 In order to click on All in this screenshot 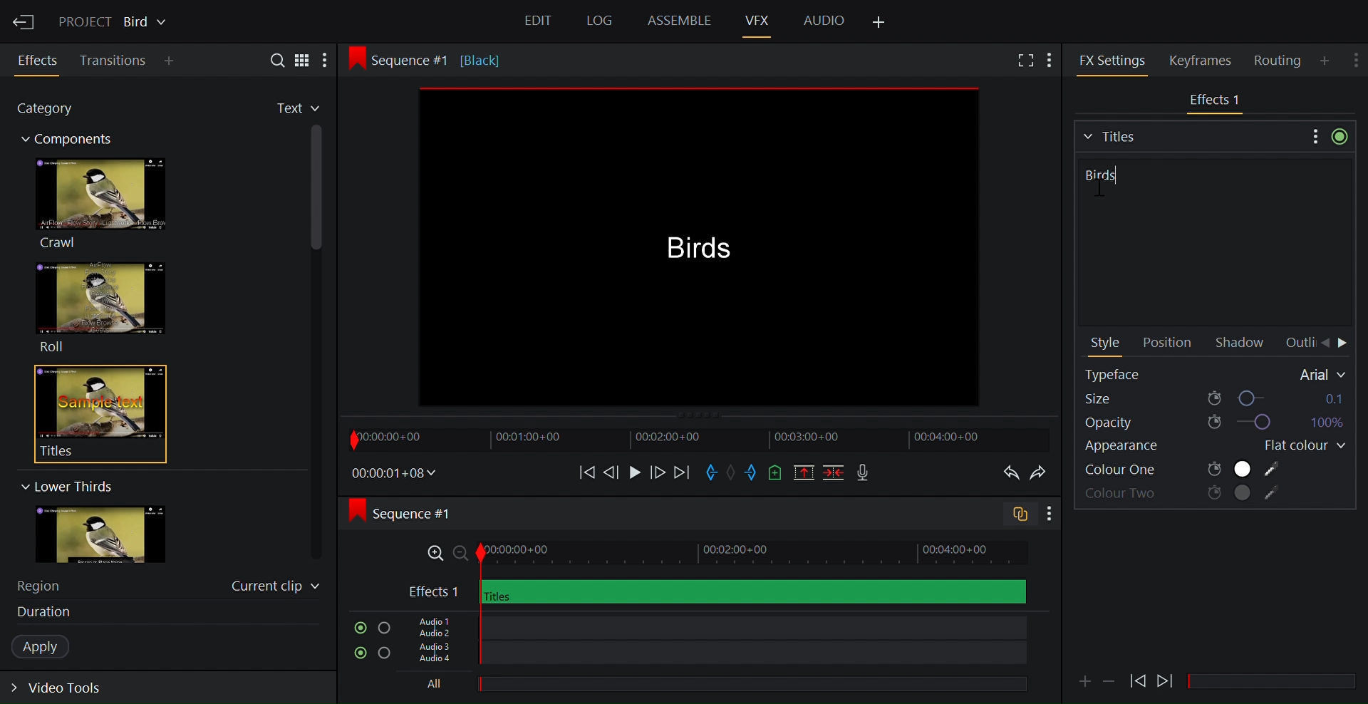, I will do `click(709, 685)`.